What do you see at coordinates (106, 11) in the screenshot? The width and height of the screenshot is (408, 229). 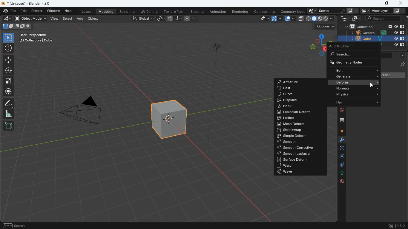 I see `modeling` at bounding box center [106, 11].